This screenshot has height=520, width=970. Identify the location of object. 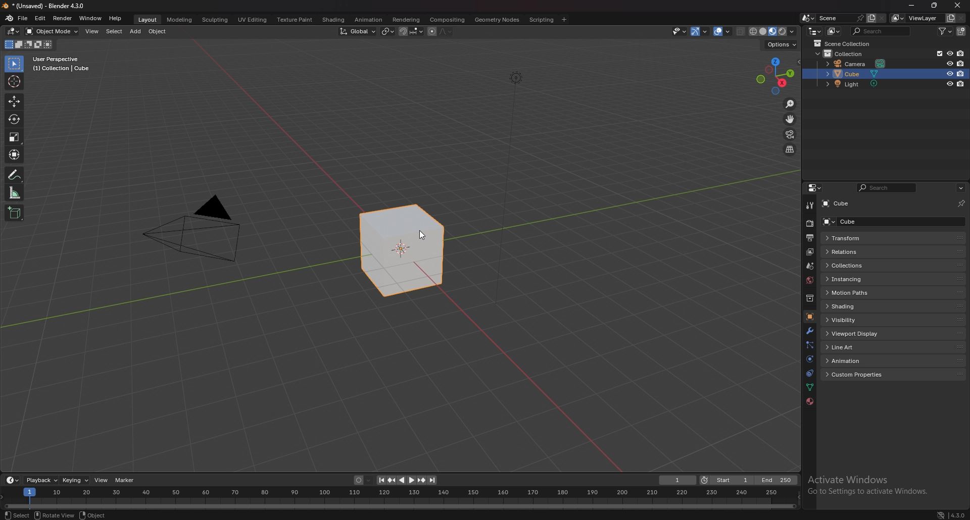
(811, 316).